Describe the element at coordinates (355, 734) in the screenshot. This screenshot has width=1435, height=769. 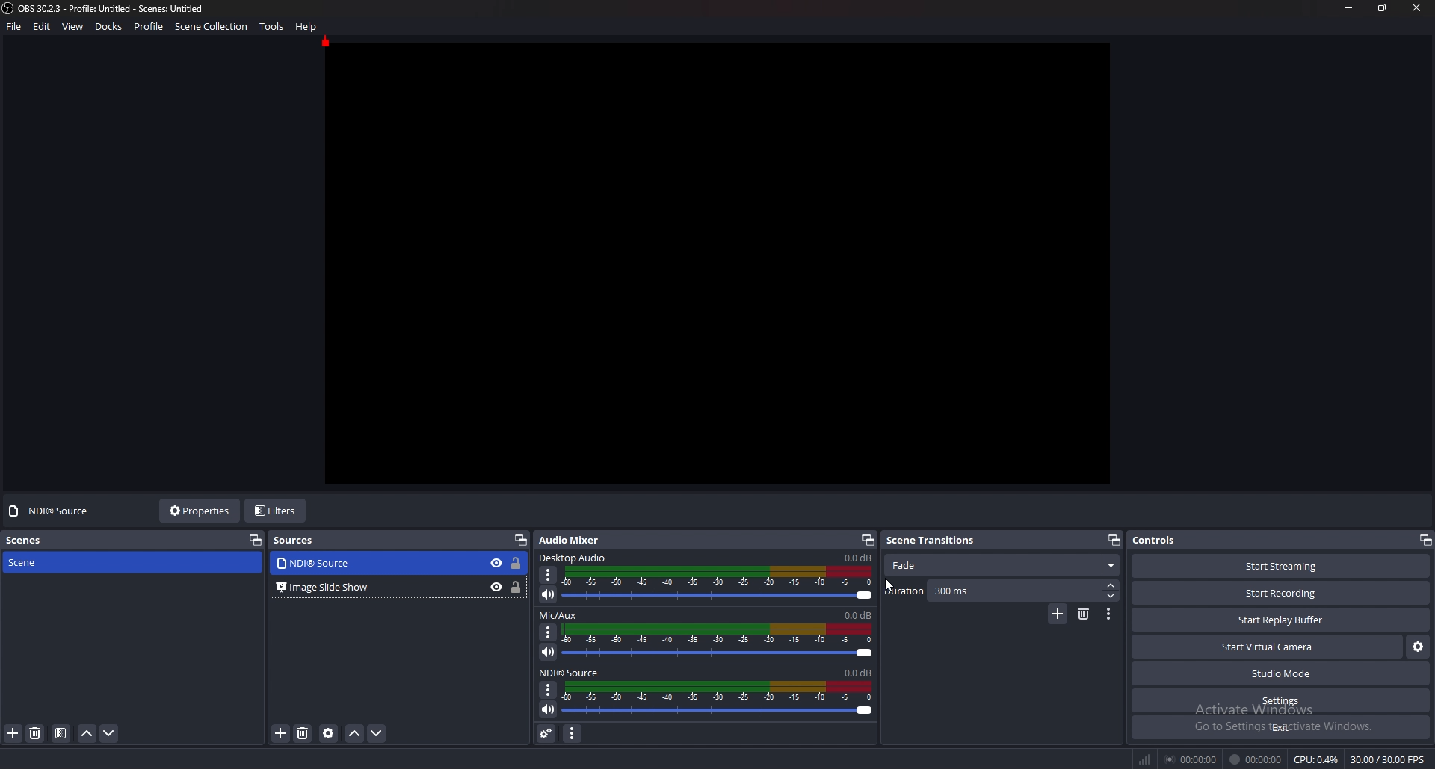
I see `move source up` at that location.